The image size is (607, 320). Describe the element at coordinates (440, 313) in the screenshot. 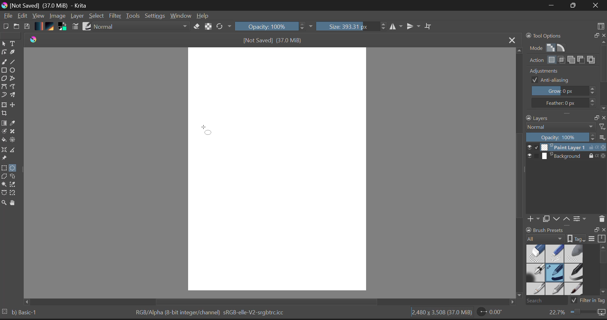

I see `Document Dimensions` at that location.